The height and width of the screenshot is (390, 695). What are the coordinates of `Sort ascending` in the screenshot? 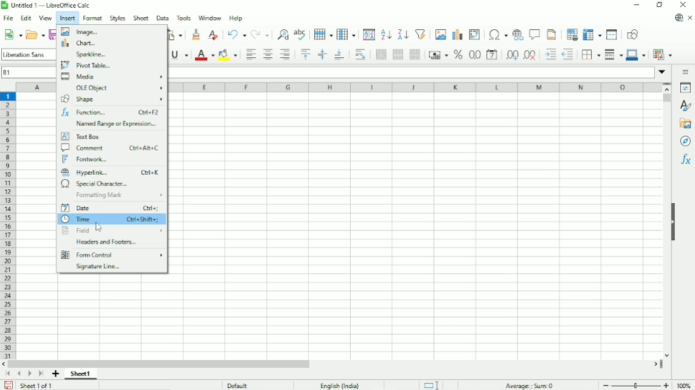 It's located at (386, 34).